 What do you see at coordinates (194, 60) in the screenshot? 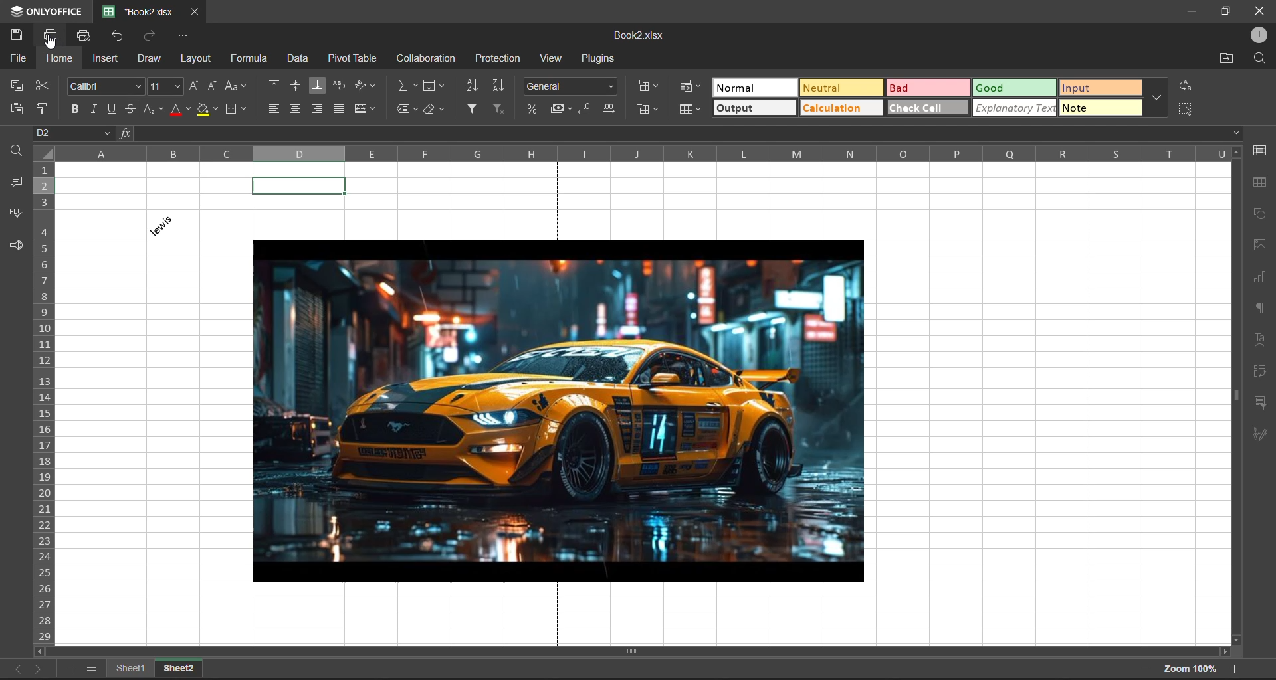
I see `layout` at bounding box center [194, 60].